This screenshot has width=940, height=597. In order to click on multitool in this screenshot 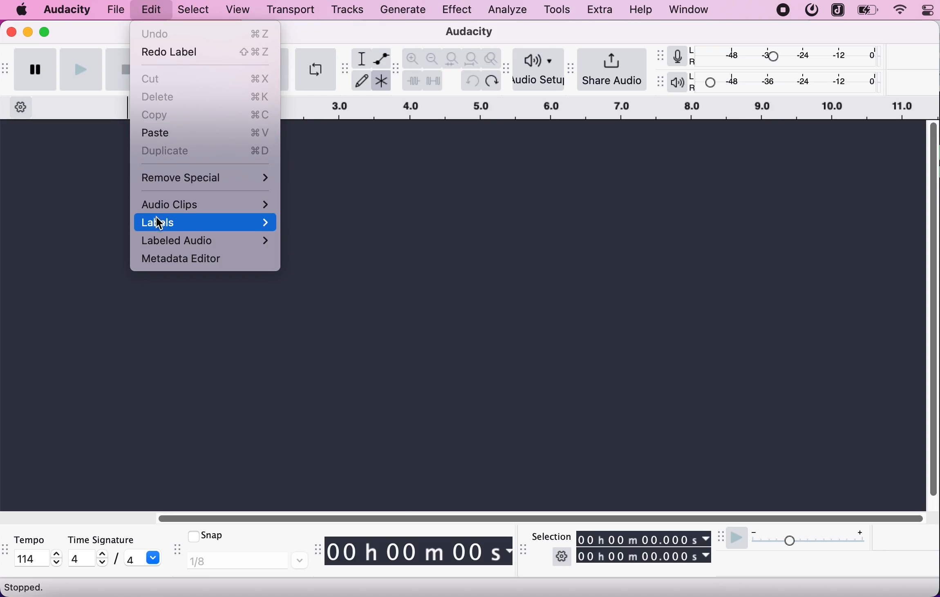, I will do `click(380, 82)`.